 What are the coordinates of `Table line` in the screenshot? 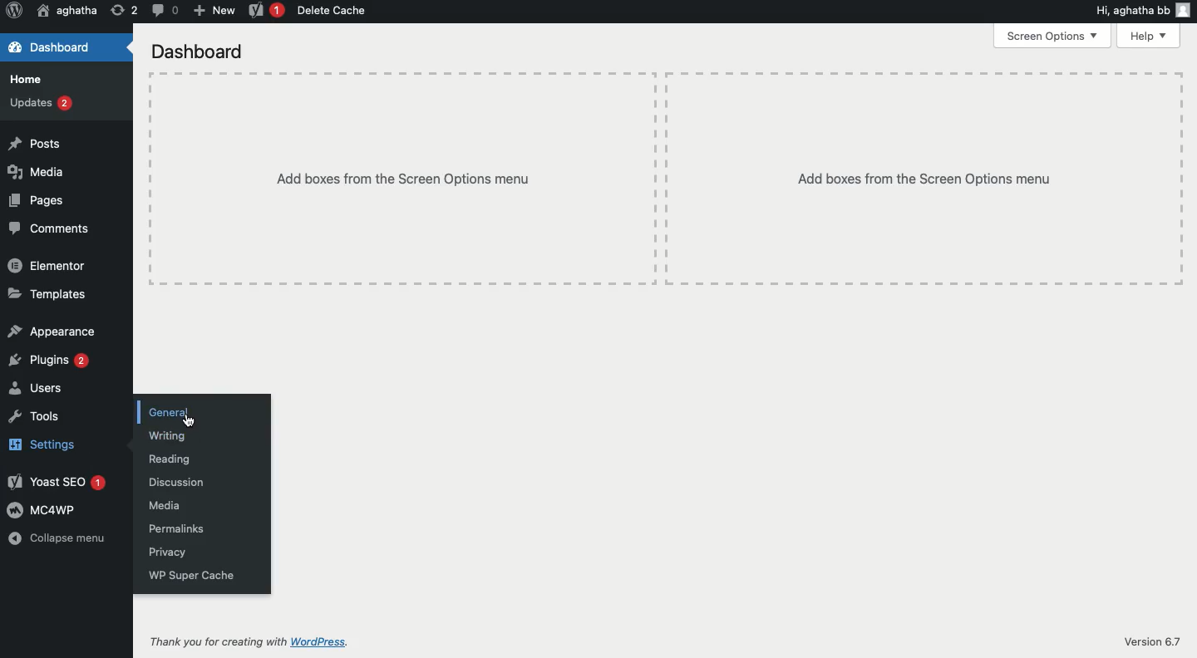 It's located at (151, 177).